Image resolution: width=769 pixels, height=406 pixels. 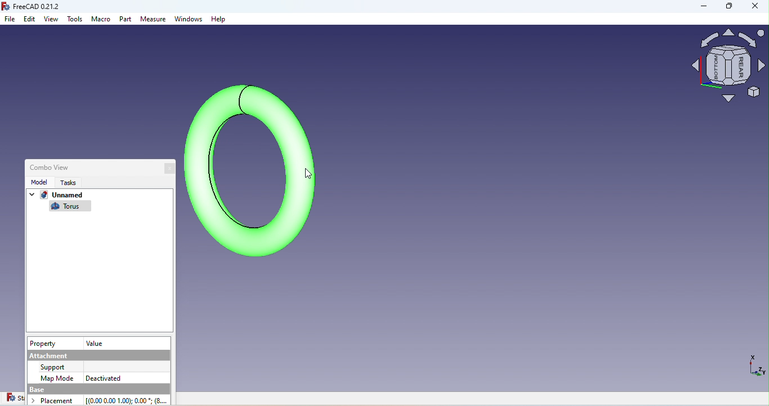 I want to click on Property, so click(x=45, y=344).